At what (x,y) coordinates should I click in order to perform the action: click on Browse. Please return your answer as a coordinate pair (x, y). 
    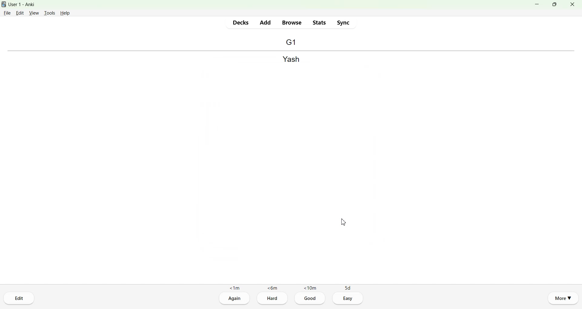
    Looking at the image, I should click on (292, 23).